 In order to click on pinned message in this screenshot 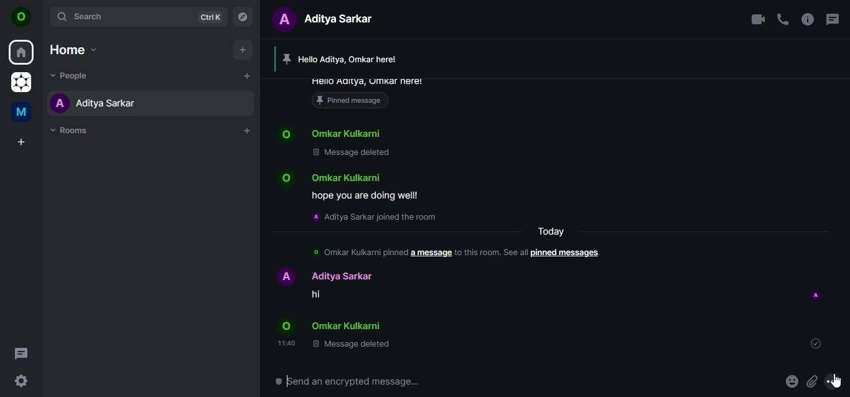, I will do `click(369, 92)`.